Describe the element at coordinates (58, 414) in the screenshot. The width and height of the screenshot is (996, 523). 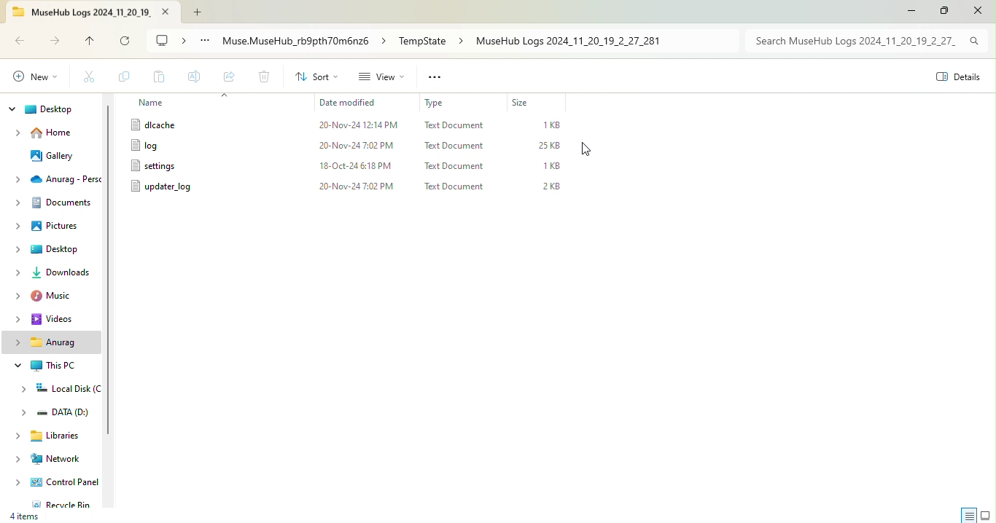
I see `DATA (D:)` at that location.